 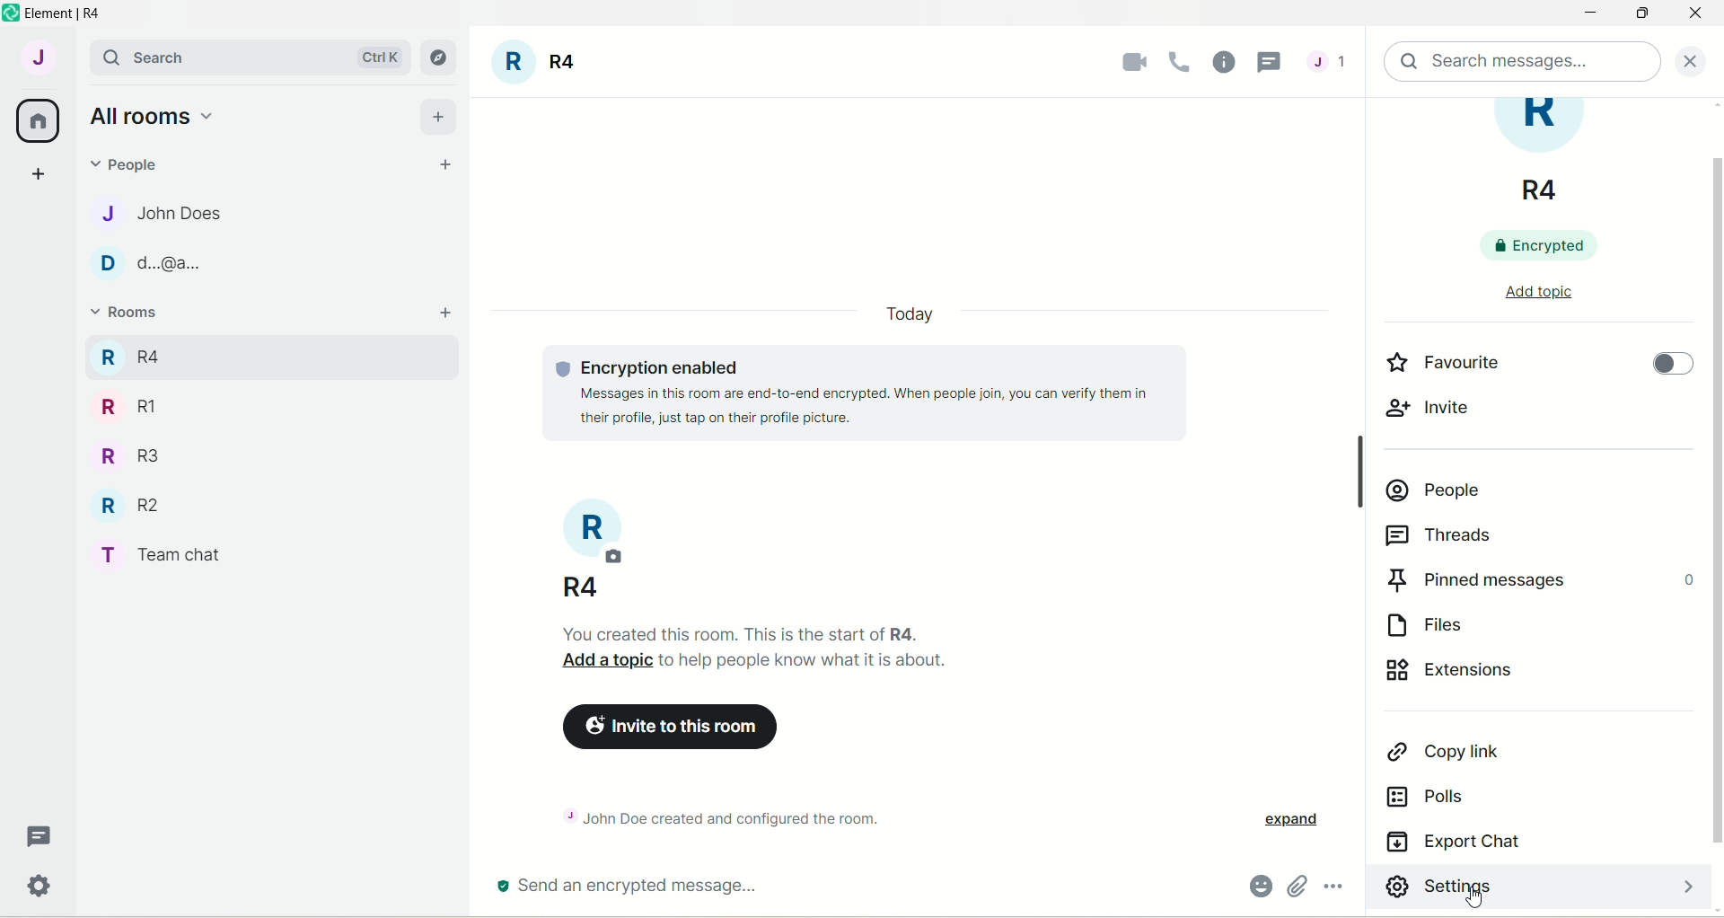 I want to click on export chat, so click(x=1454, y=845).